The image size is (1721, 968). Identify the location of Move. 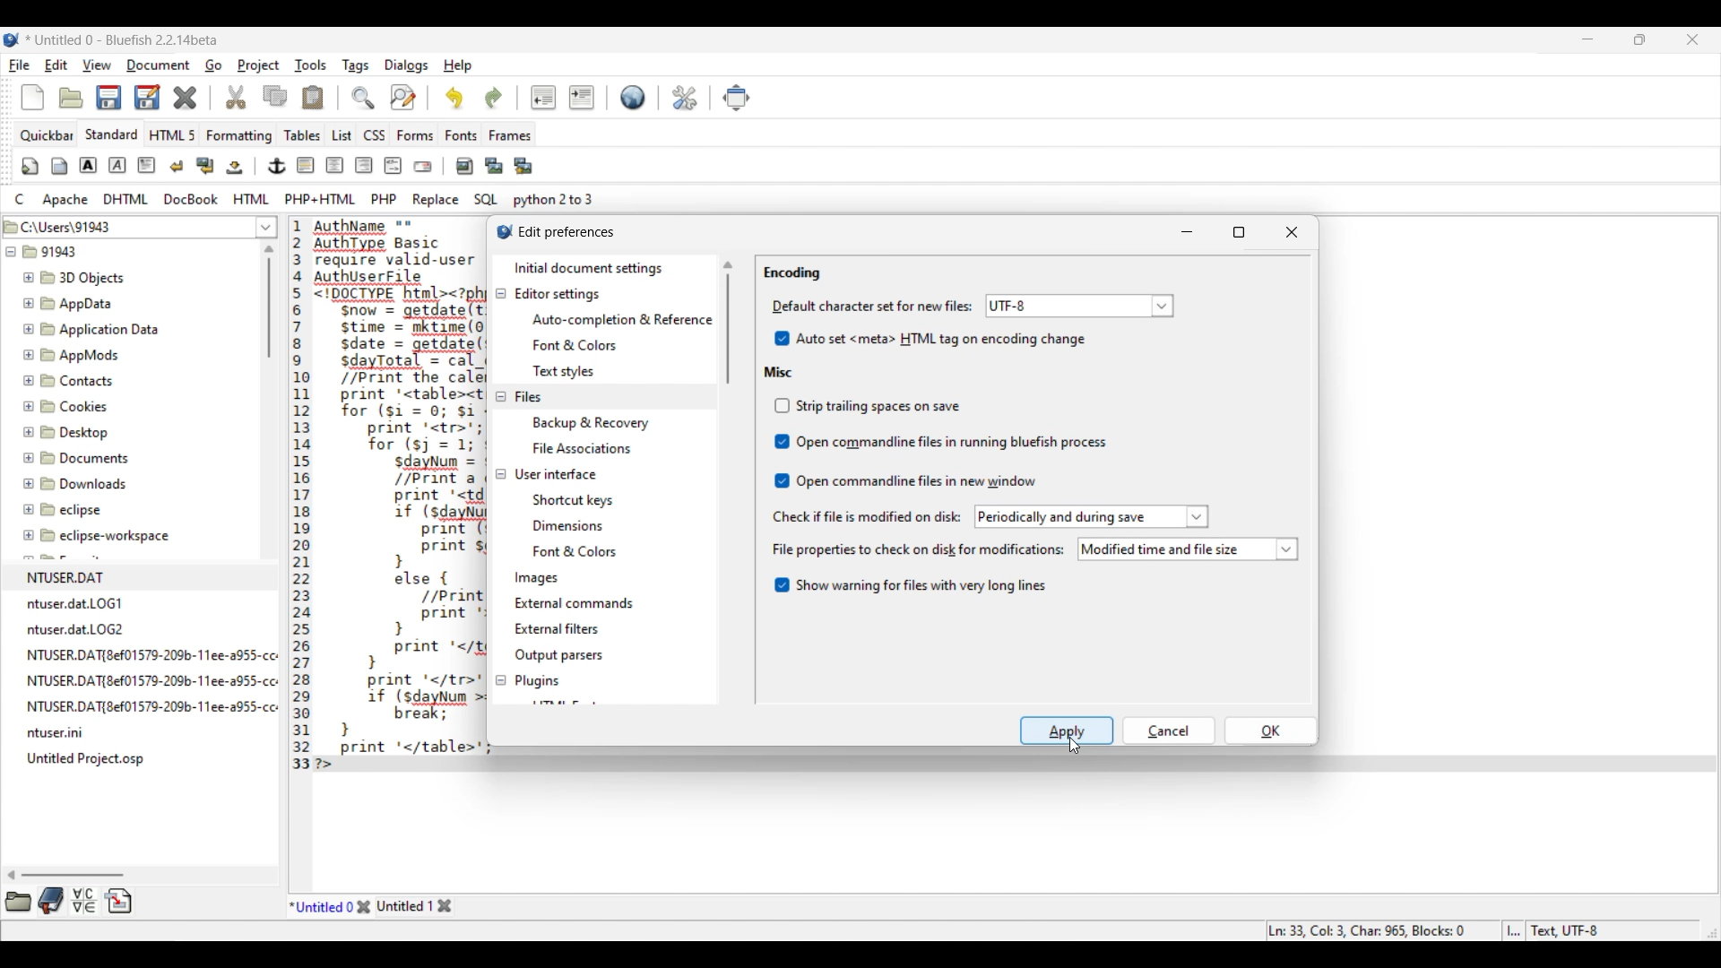
(737, 98).